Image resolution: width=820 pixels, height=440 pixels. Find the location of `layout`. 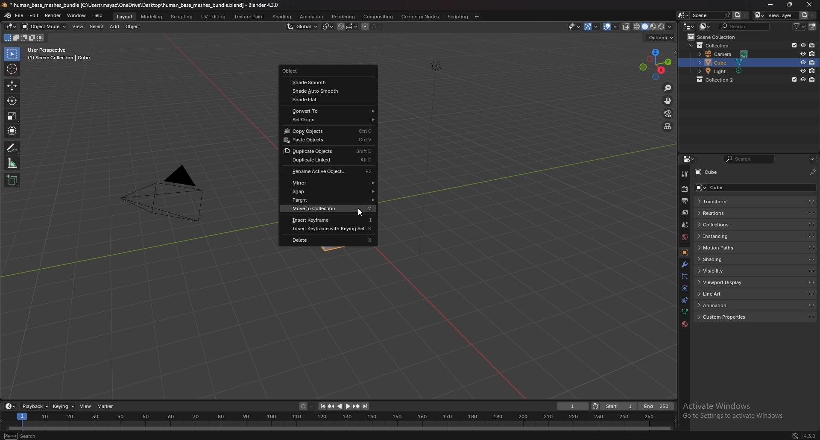

layout is located at coordinates (126, 17).